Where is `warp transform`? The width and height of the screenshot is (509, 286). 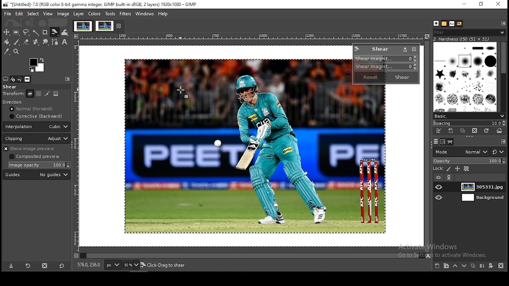
warp transform is located at coordinates (66, 33).